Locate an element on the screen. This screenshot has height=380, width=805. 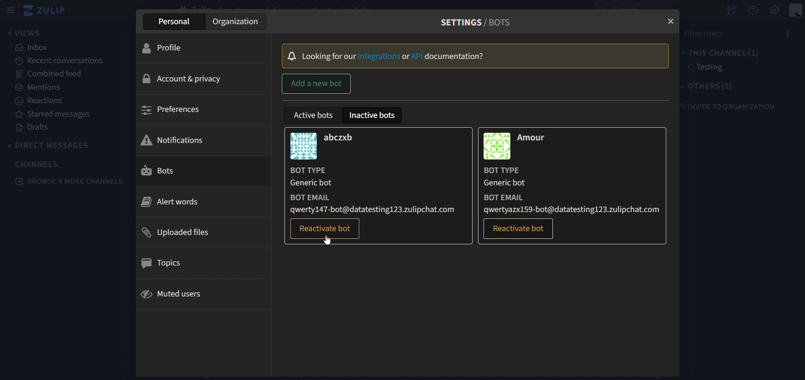
Cursor is located at coordinates (327, 240).